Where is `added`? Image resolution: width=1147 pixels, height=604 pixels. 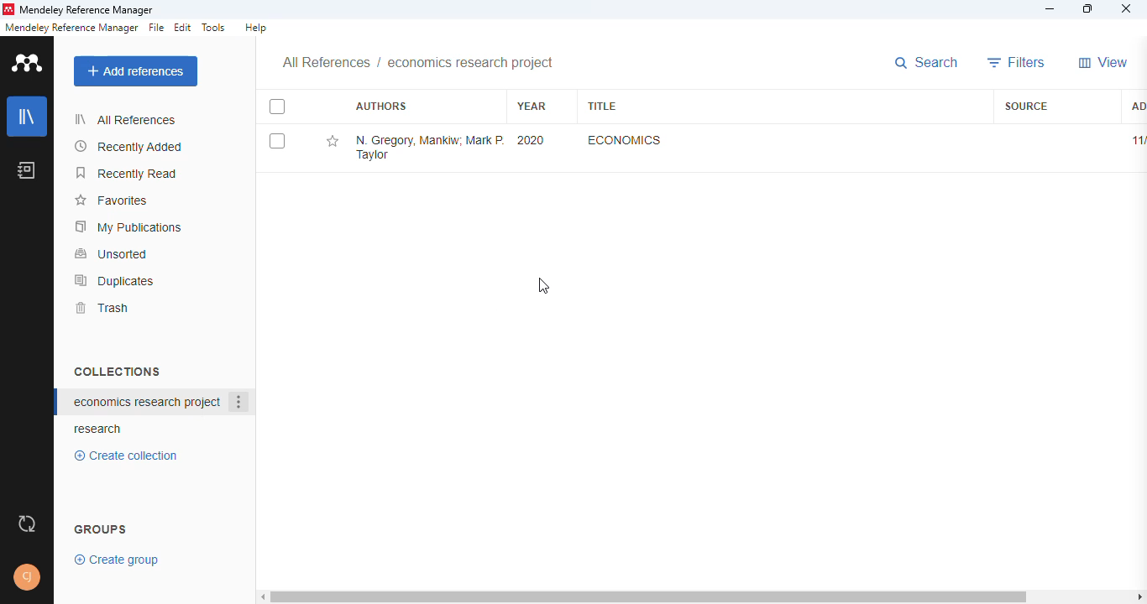 added is located at coordinates (1137, 107).